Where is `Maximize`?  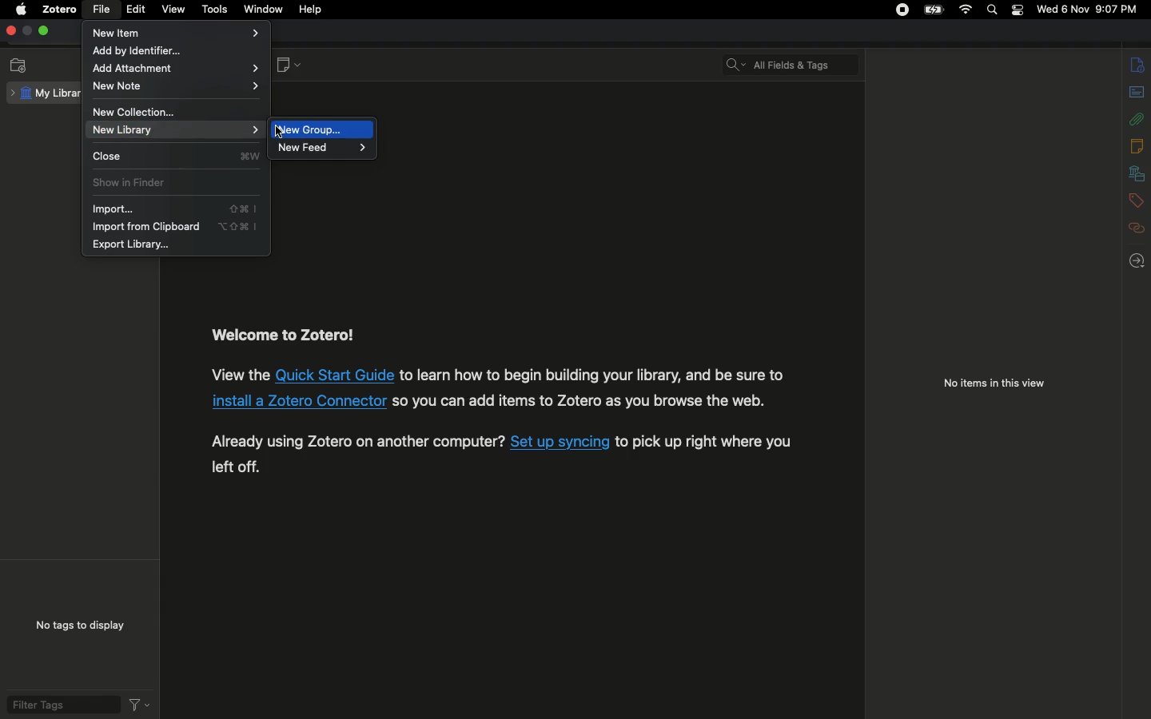
Maximize is located at coordinates (44, 32).